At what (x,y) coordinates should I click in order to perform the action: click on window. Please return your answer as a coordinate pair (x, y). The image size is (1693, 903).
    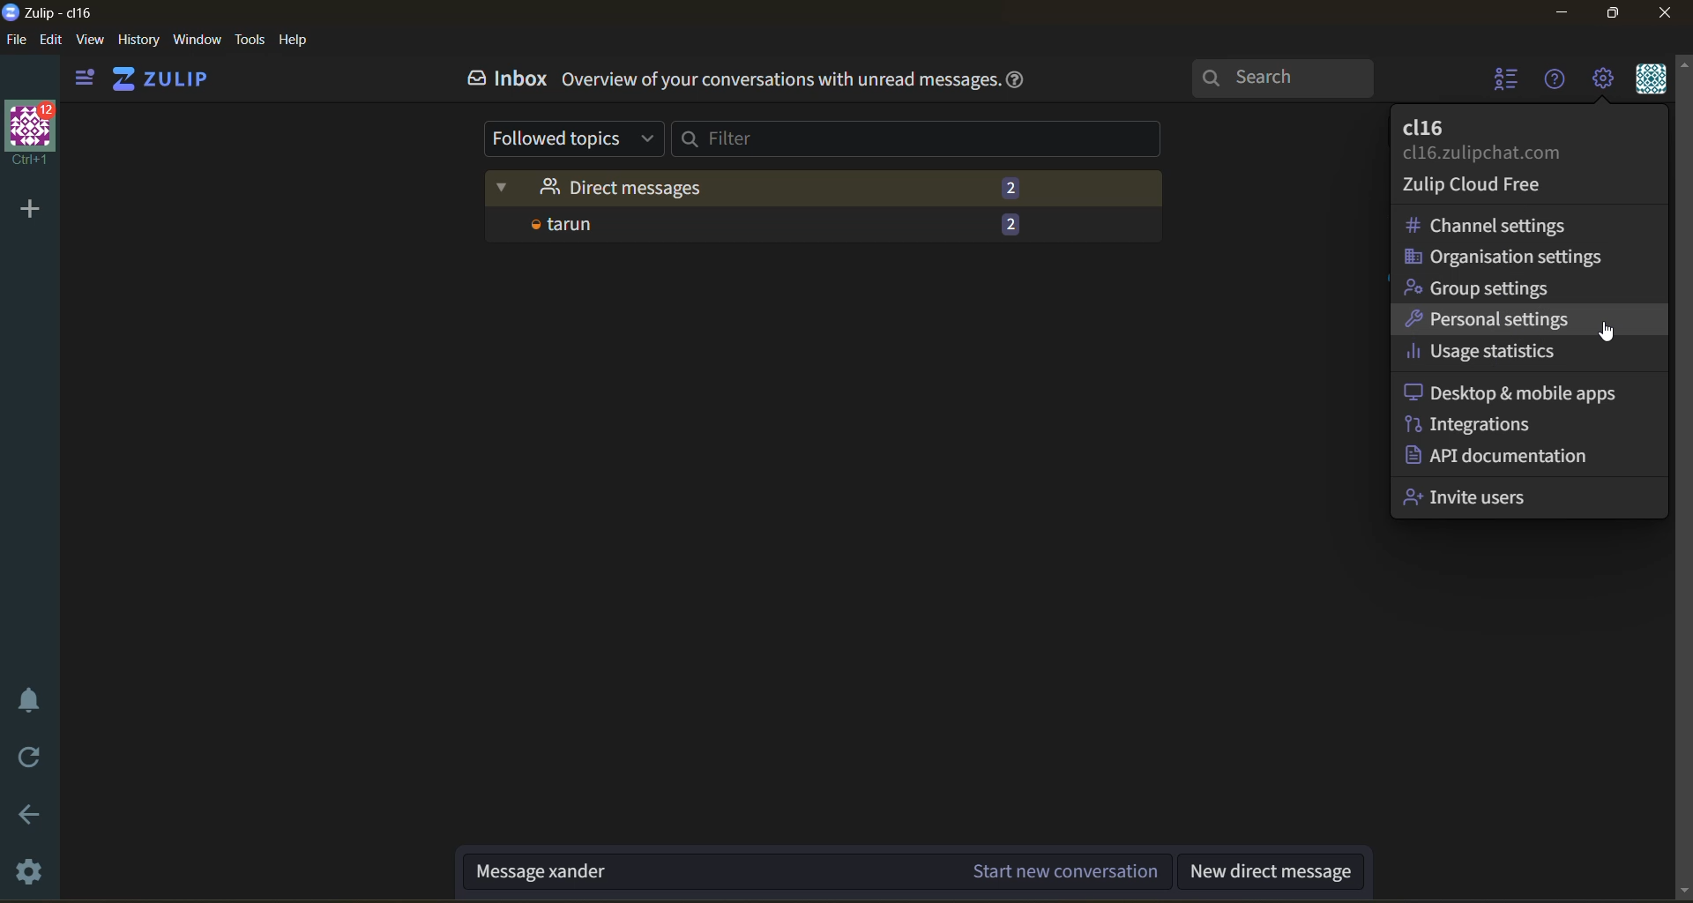
    Looking at the image, I should click on (196, 42).